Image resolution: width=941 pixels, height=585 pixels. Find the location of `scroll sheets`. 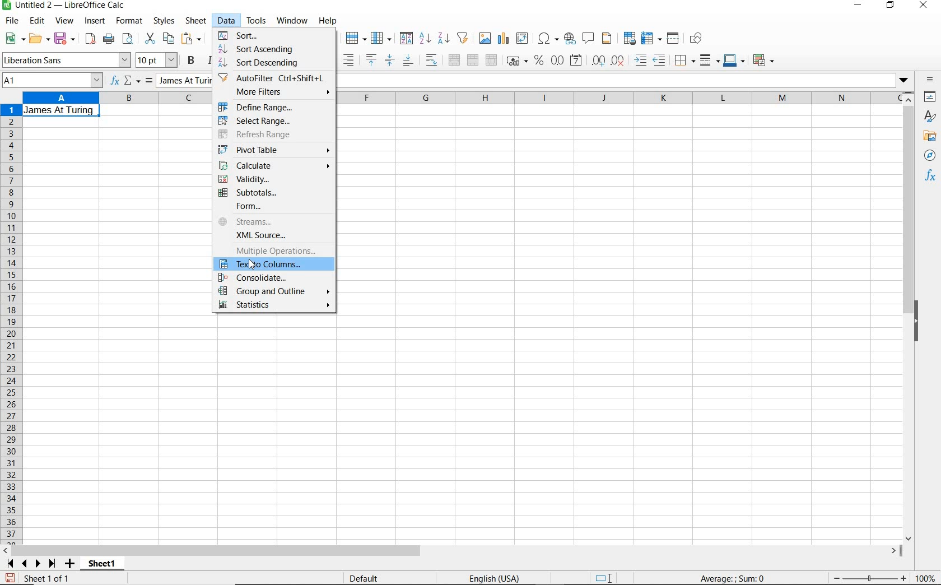

scroll sheets is located at coordinates (29, 563).